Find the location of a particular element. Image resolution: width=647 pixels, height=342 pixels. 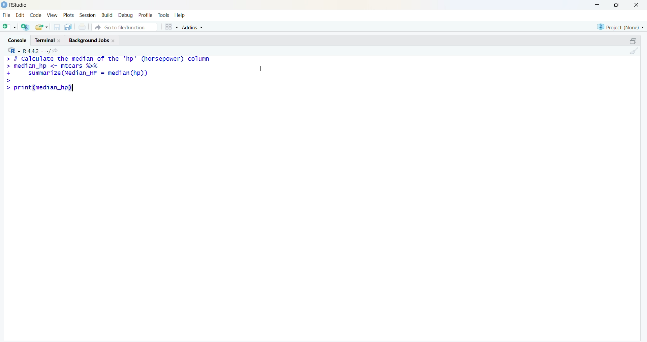

Addins is located at coordinates (193, 27).